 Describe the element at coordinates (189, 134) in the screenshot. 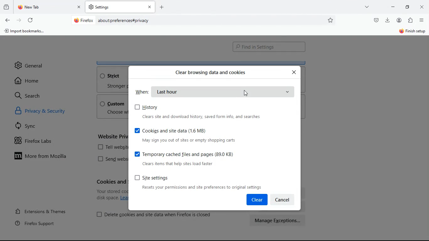

I see `cookies and site data` at that location.